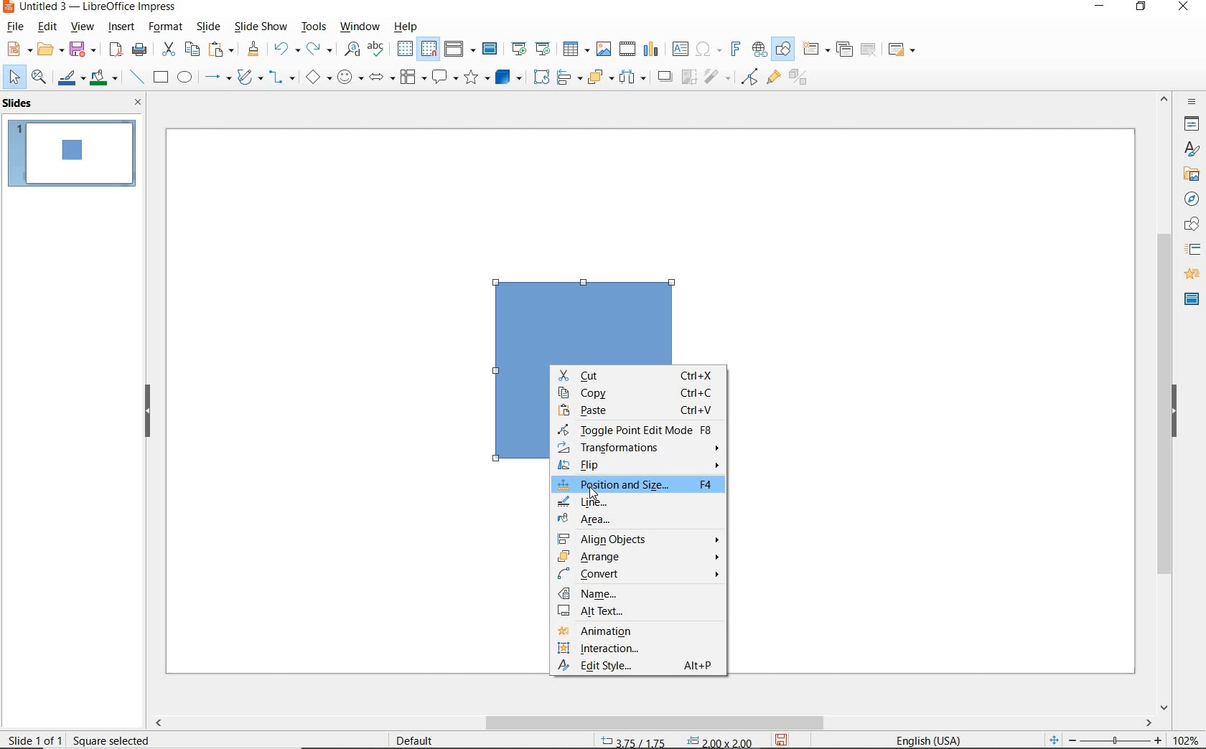  Describe the element at coordinates (123, 28) in the screenshot. I see `insert` at that location.